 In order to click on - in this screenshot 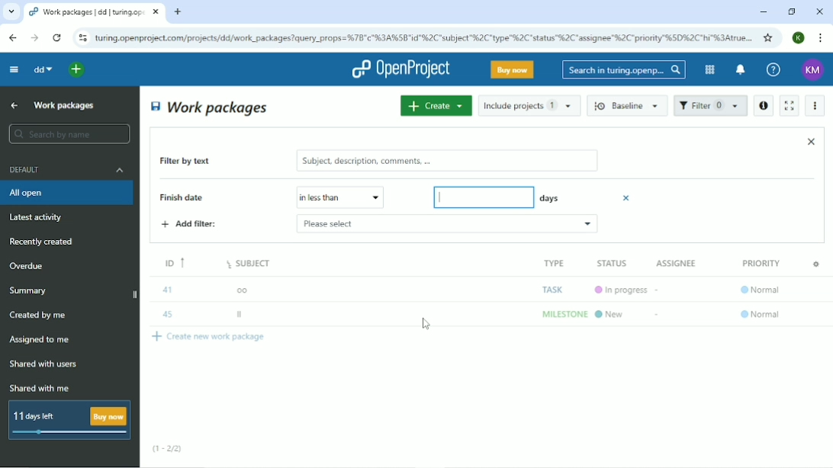, I will do `click(658, 293)`.